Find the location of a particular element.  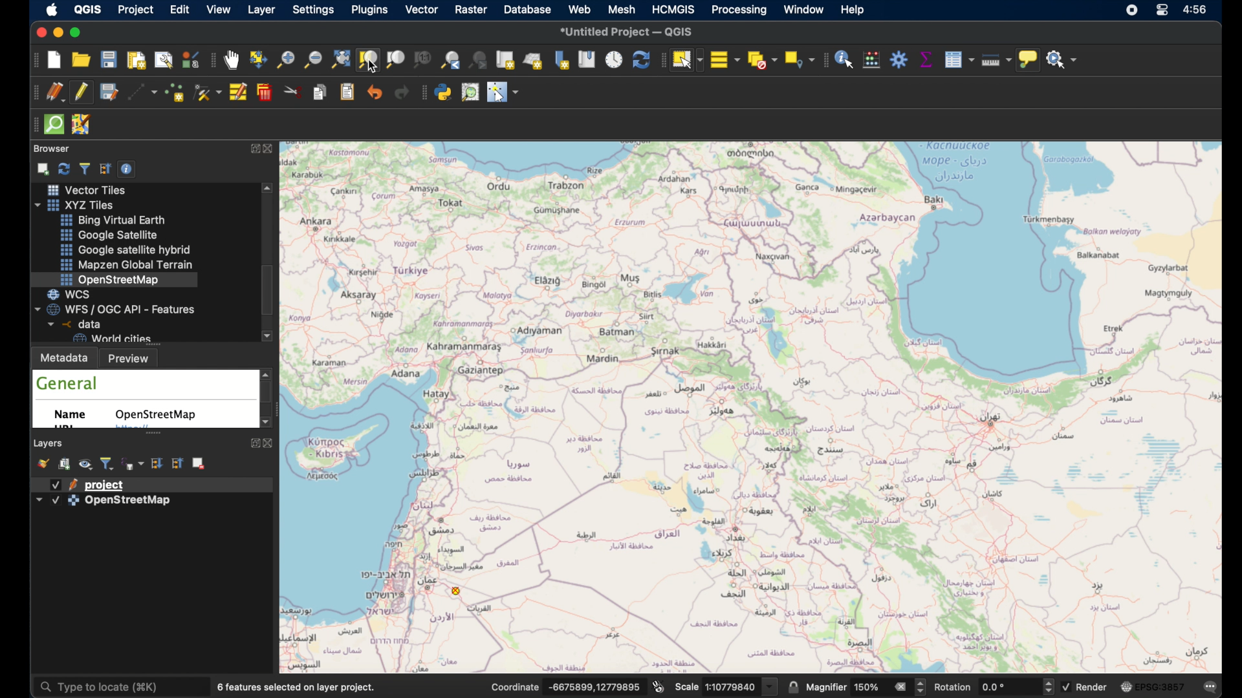

add point feature is located at coordinates (177, 92).